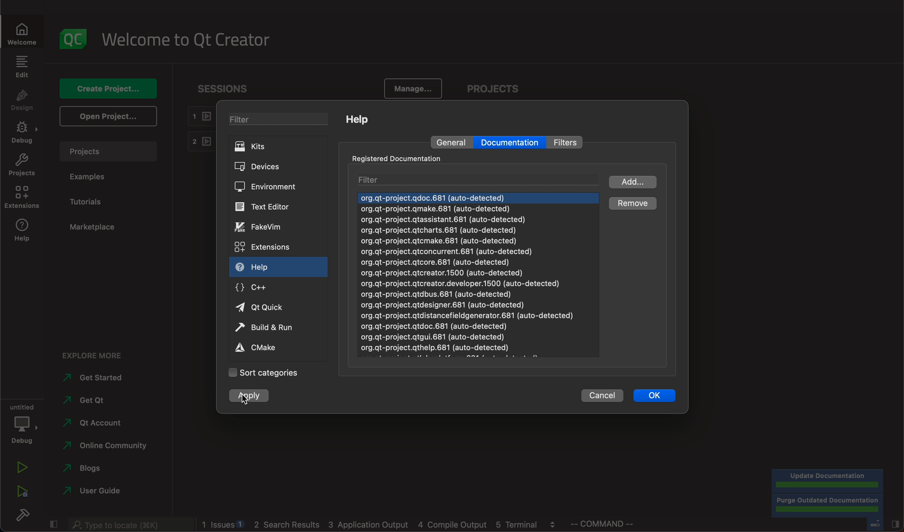 This screenshot has width=904, height=532. What do you see at coordinates (273, 186) in the screenshot?
I see `environment` at bounding box center [273, 186].